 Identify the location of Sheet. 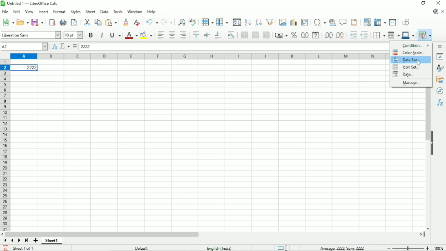
(90, 11).